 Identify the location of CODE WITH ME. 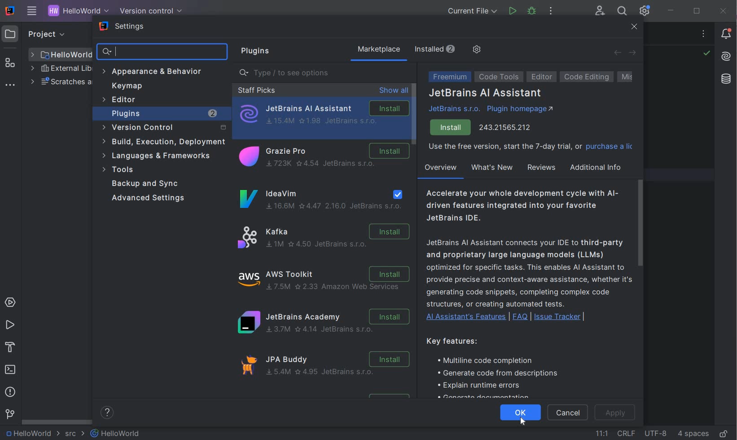
(601, 11).